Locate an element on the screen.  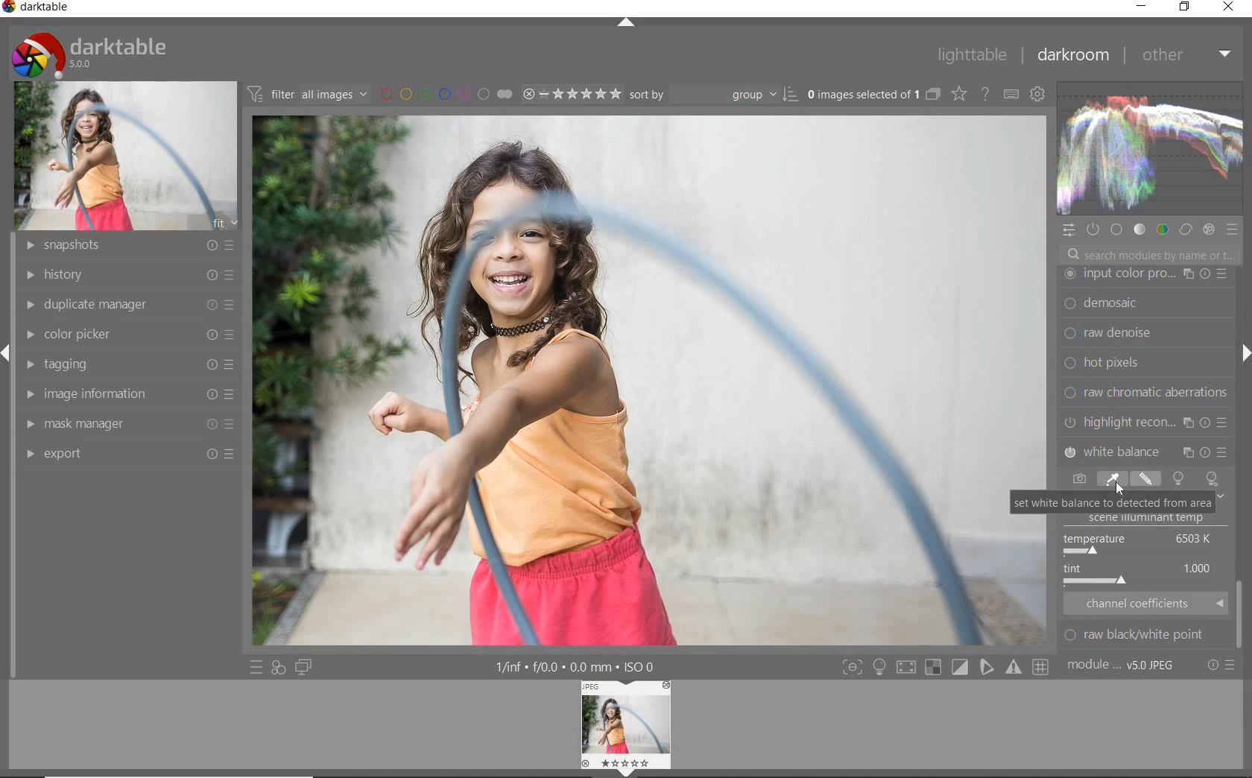
sign  is located at coordinates (879, 667).